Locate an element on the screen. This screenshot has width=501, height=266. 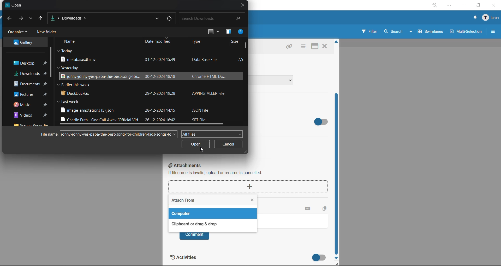
show preview is located at coordinates (229, 33).